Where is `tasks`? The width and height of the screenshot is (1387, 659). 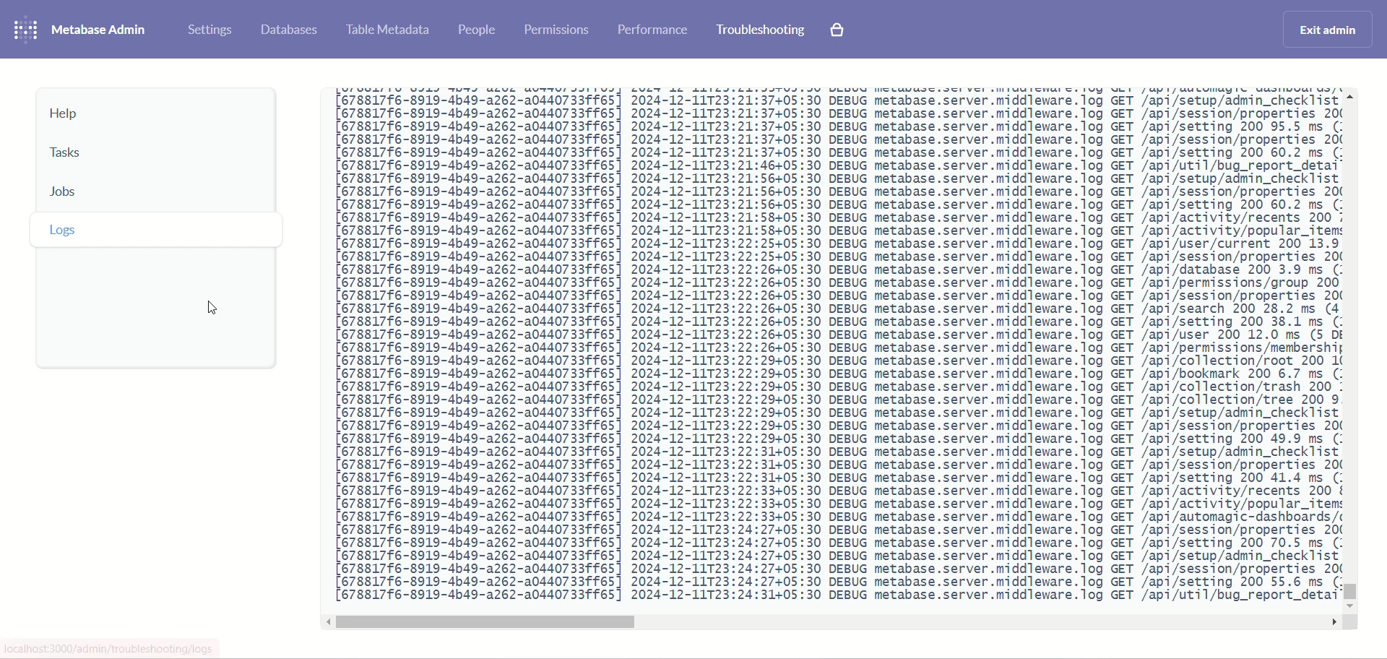 tasks is located at coordinates (160, 157).